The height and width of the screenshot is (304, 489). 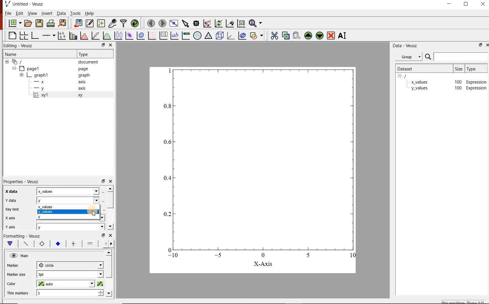 What do you see at coordinates (102, 24) in the screenshot?
I see `create new datasets using ranges, parametrically or as functions of existing datasets` at bounding box center [102, 24].